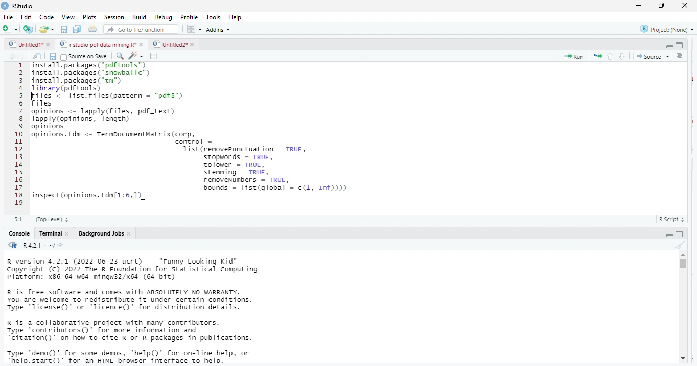  What do you see at coordinates (221, 29) in the screenshot?
I see `addins` at bounding box center [221, 29].